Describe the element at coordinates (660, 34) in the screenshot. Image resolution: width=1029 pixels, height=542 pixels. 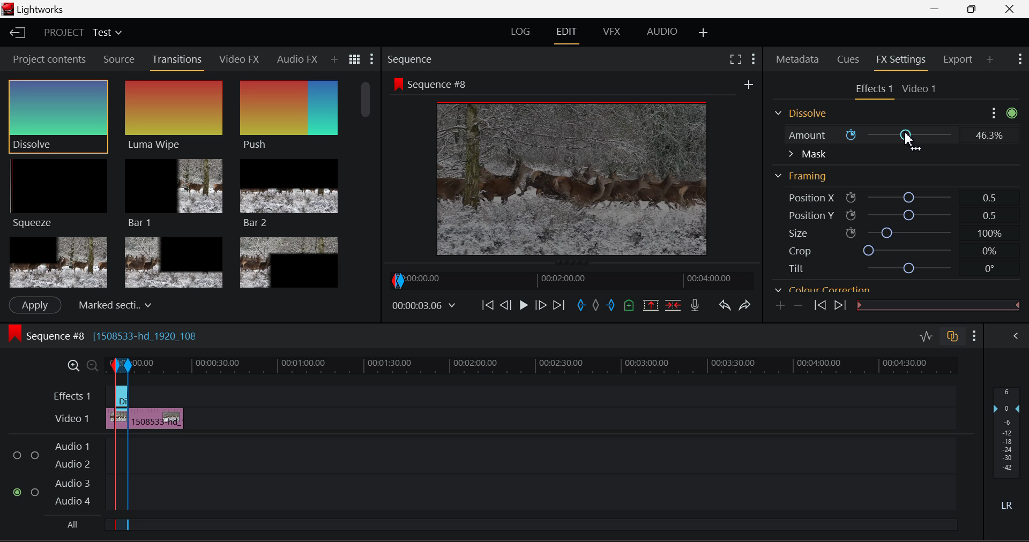
I see `Audio Layout` at that location.